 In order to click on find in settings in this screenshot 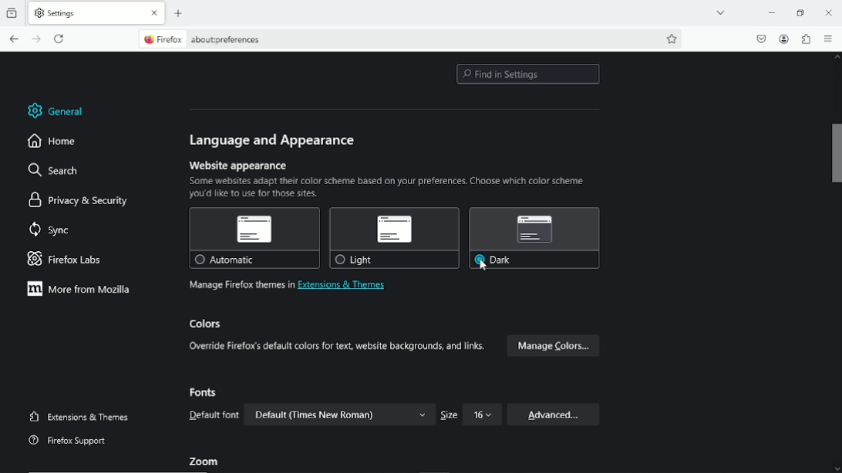, I will do `click(528, 75)`.